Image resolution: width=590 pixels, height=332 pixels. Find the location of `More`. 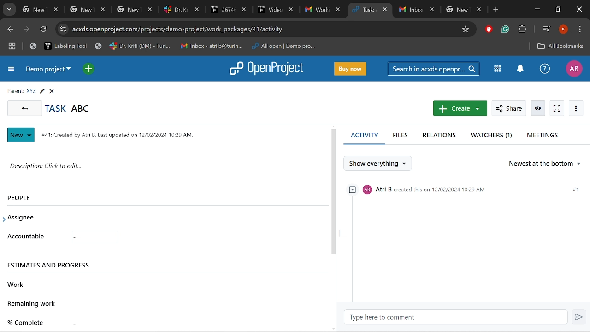

More is located at coordinates (576, 107).